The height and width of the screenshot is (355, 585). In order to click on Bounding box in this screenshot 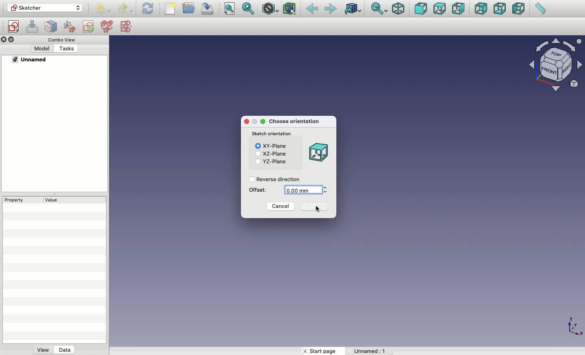, I will do `click(290, 9)`.